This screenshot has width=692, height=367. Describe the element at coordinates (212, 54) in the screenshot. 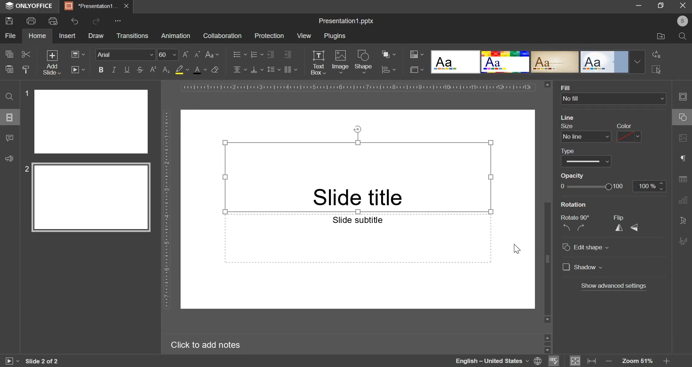

I see `change case` at that location.